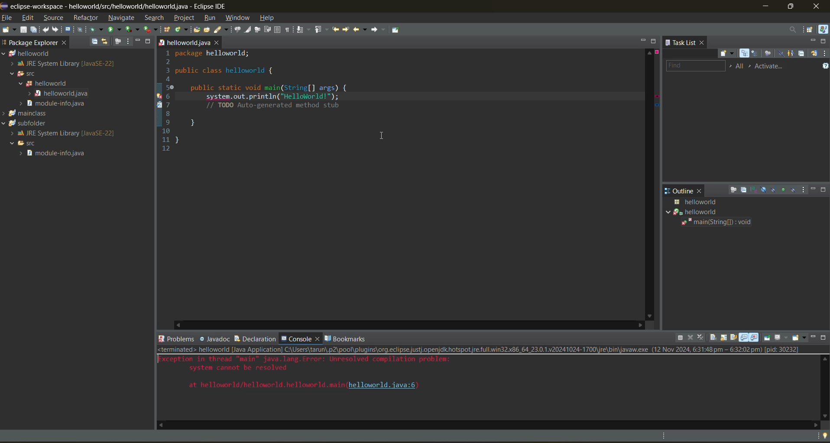 This screenshot has width=830, height=443. What do you see at coordinates (56, 30) in the screenshot?
I see `redo` at bounding box center [56, 30].